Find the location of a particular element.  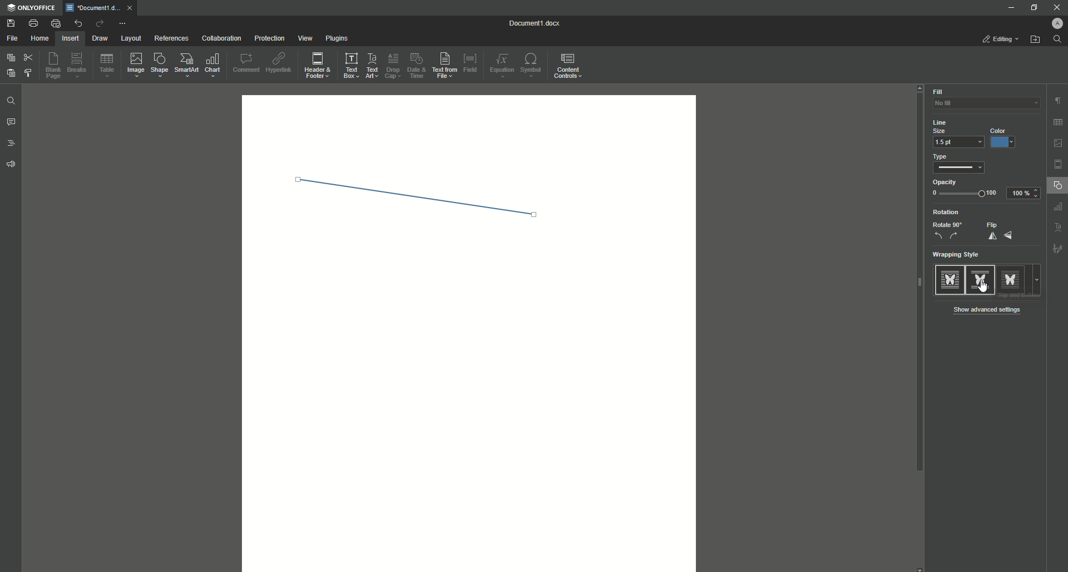

Table is located at coordinates (107, 67).